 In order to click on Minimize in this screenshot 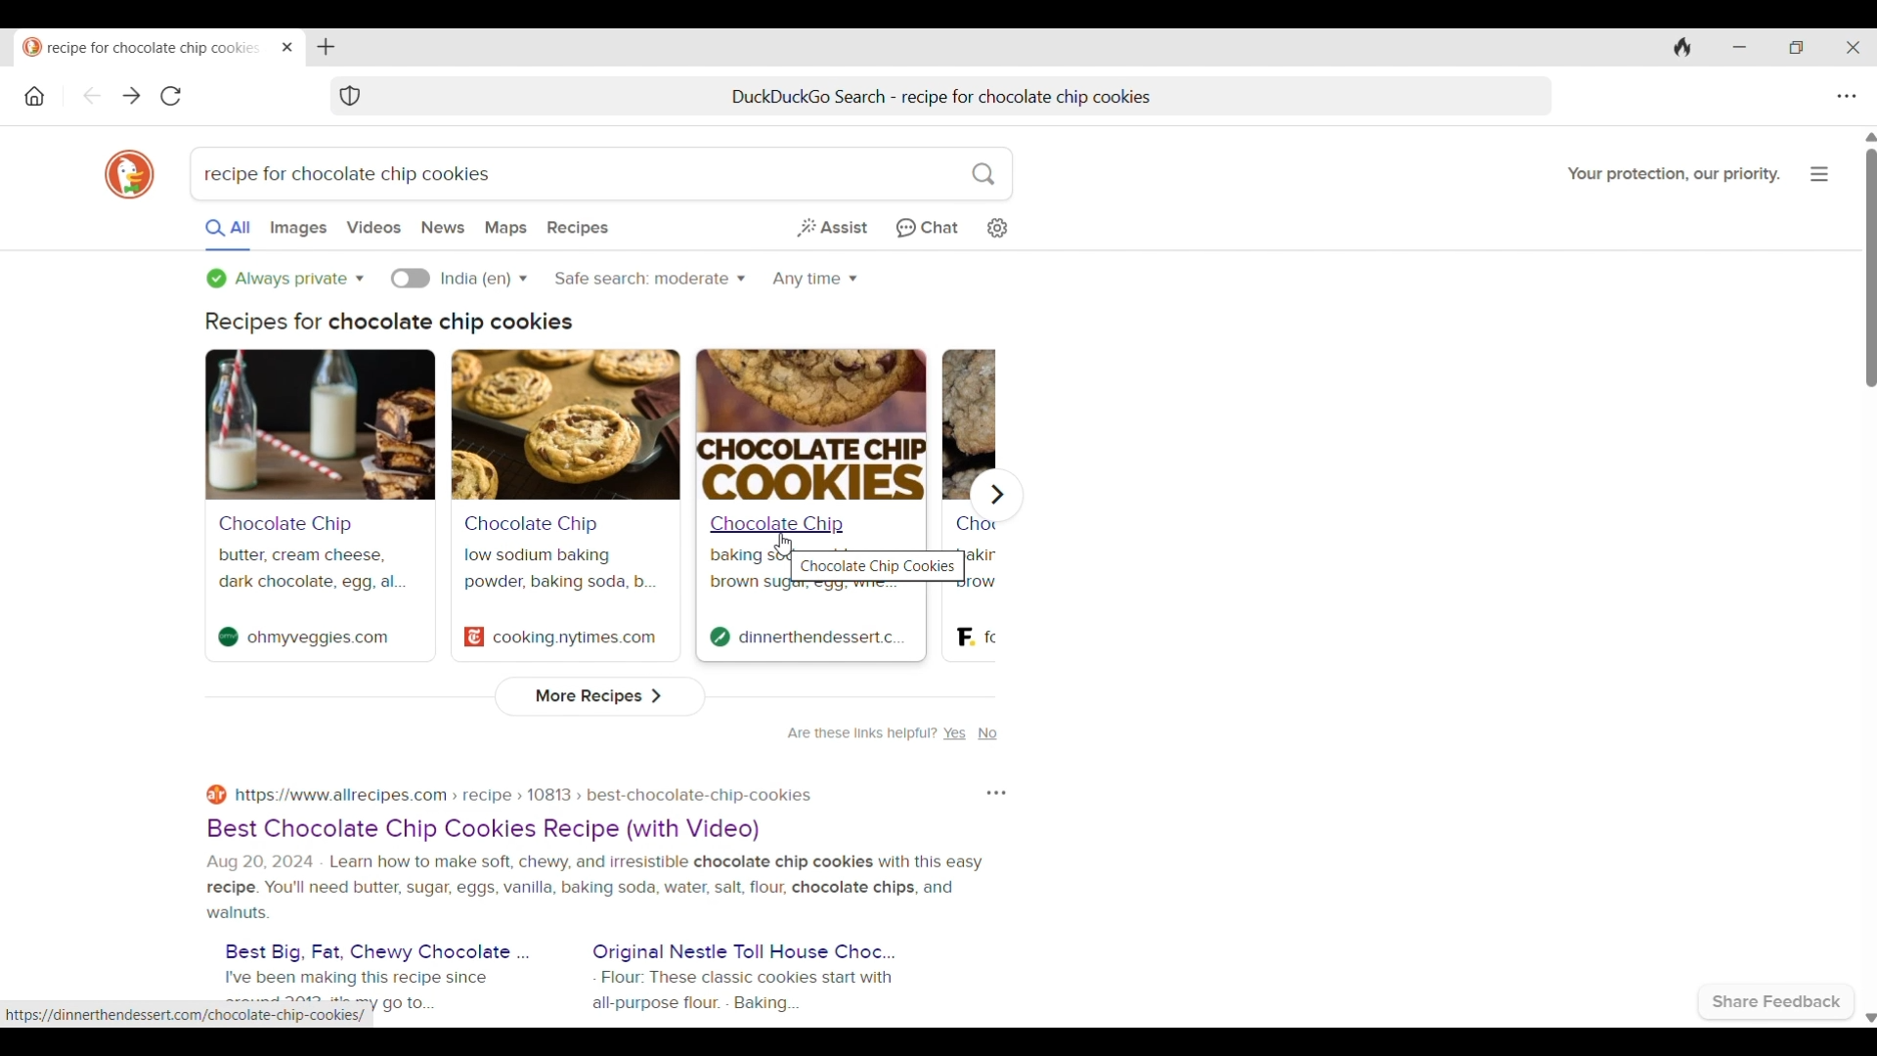, I will do `click(1735, 48)`.